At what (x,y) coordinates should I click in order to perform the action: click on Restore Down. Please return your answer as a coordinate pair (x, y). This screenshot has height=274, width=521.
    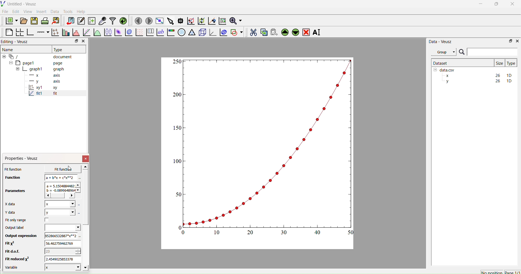
    Looking at the image, I should click on (509, 41).